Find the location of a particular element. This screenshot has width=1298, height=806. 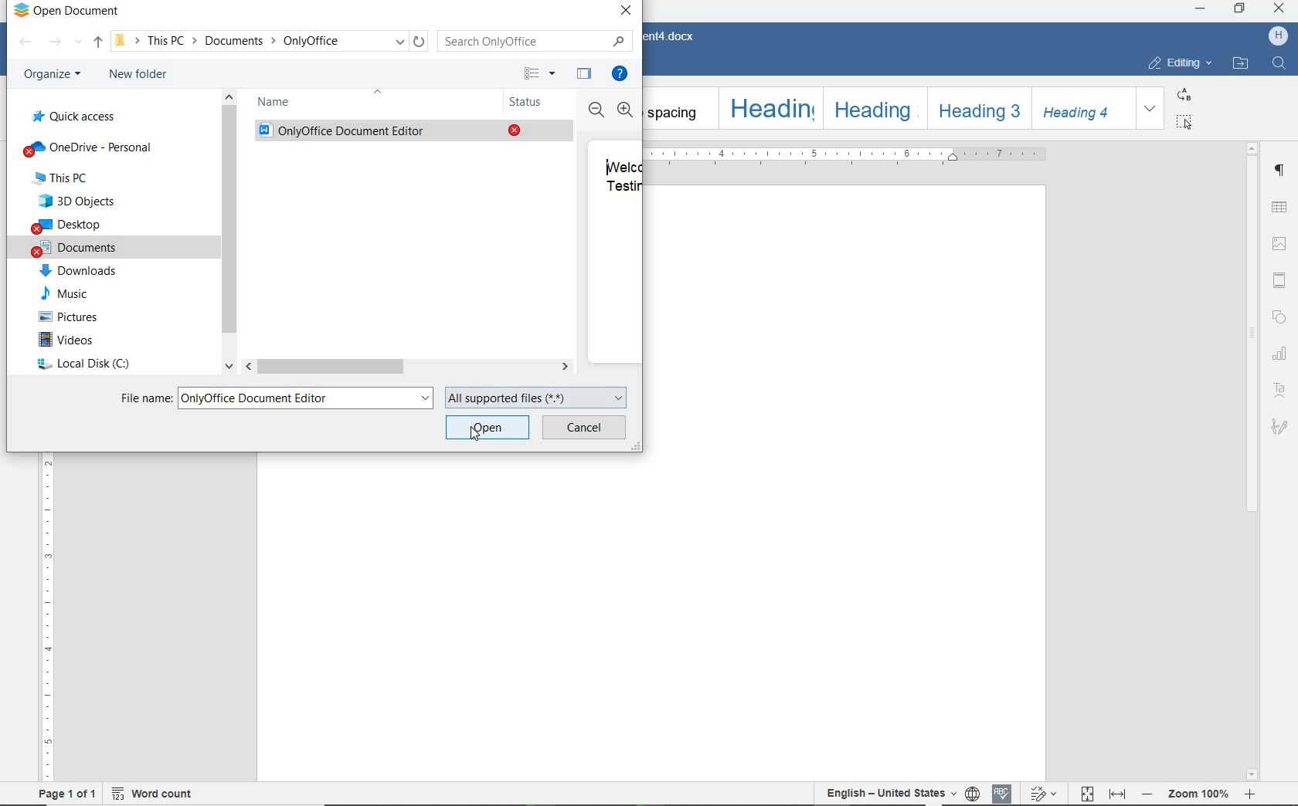

backward is located at coordinates (23, 42).